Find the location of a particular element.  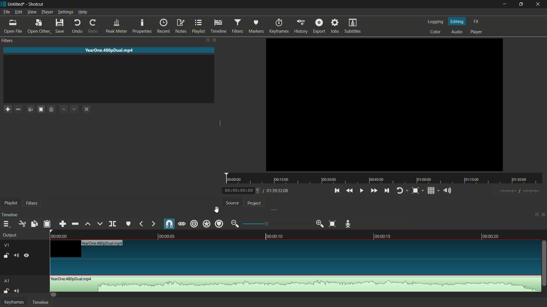

playlist is located at coordinates (199, 26).